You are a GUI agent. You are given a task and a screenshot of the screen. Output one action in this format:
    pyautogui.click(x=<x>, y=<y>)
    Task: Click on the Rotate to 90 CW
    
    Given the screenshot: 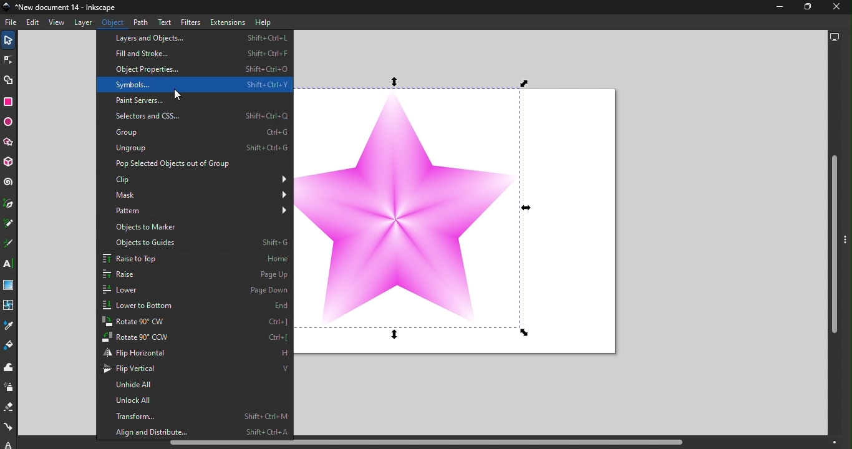 What is the action you would take?
    pyautogui.click(x=191, y=322)
    